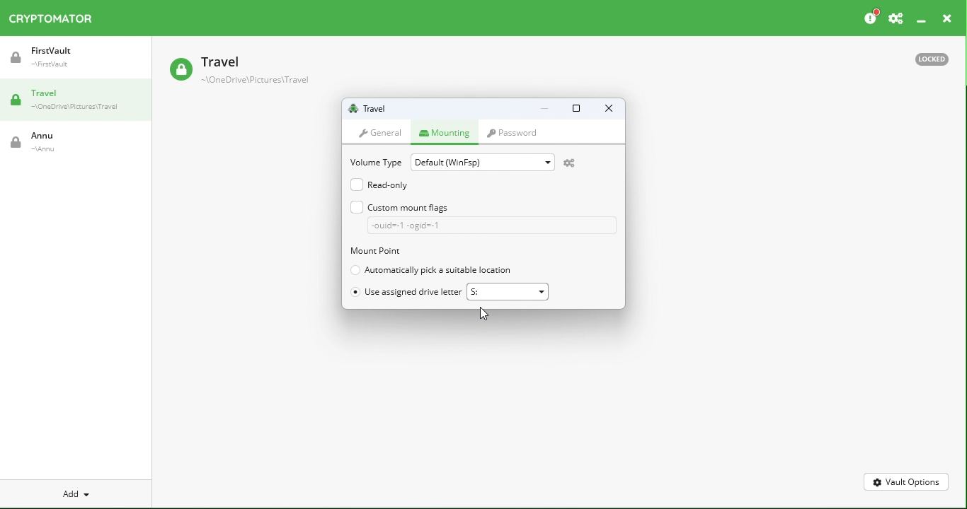 The image size is (967, 509). I want to click on Preferences, so click(896, 16).